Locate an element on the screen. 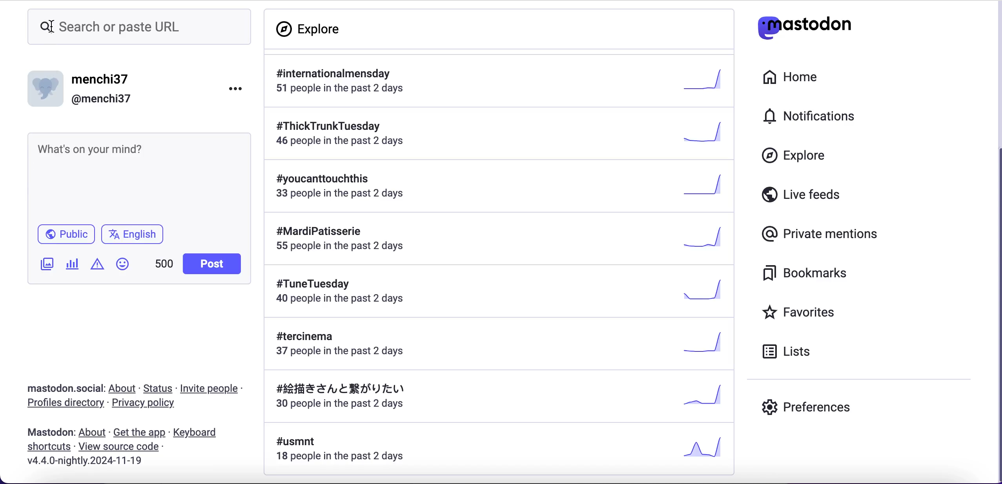 This screenshot has width=1002, height=484. preferences is located at coordinates (806, 409).